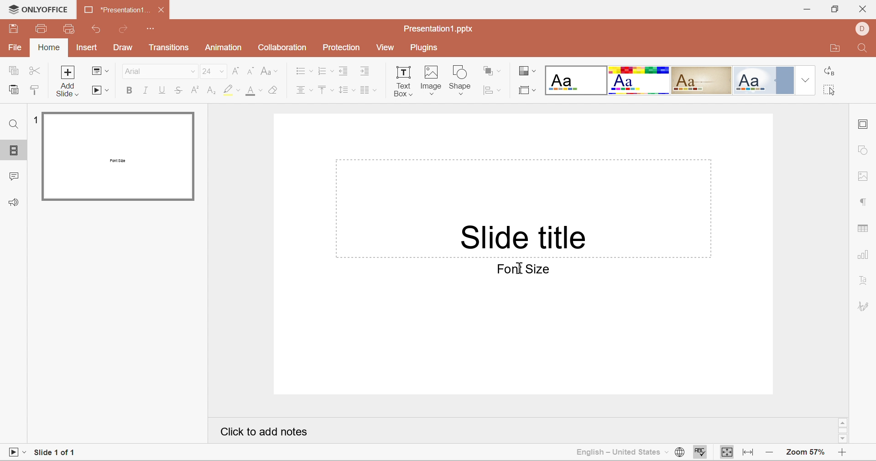 The width and height of the screenshot is (876, 461). What do you see at coordinates (237, 71) in the screenshot?
I see `Increment font size` at bounding box center [237, 71].